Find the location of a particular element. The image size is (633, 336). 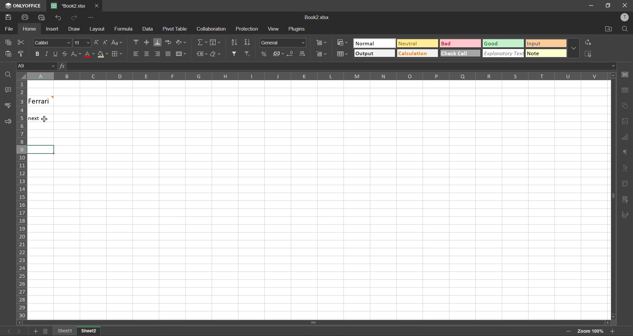

table is located at coordinates (625, 90).